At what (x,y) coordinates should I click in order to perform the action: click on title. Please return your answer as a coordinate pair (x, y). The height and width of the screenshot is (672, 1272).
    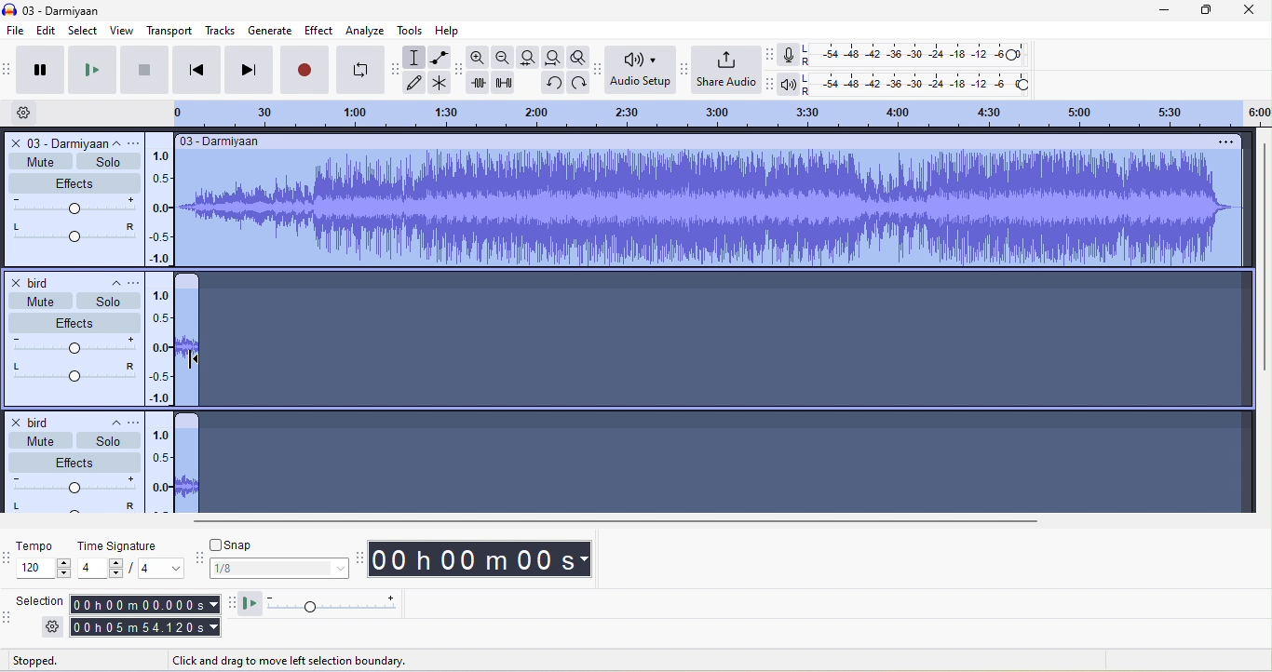
    Looking at the image, I should click on (61, 9).